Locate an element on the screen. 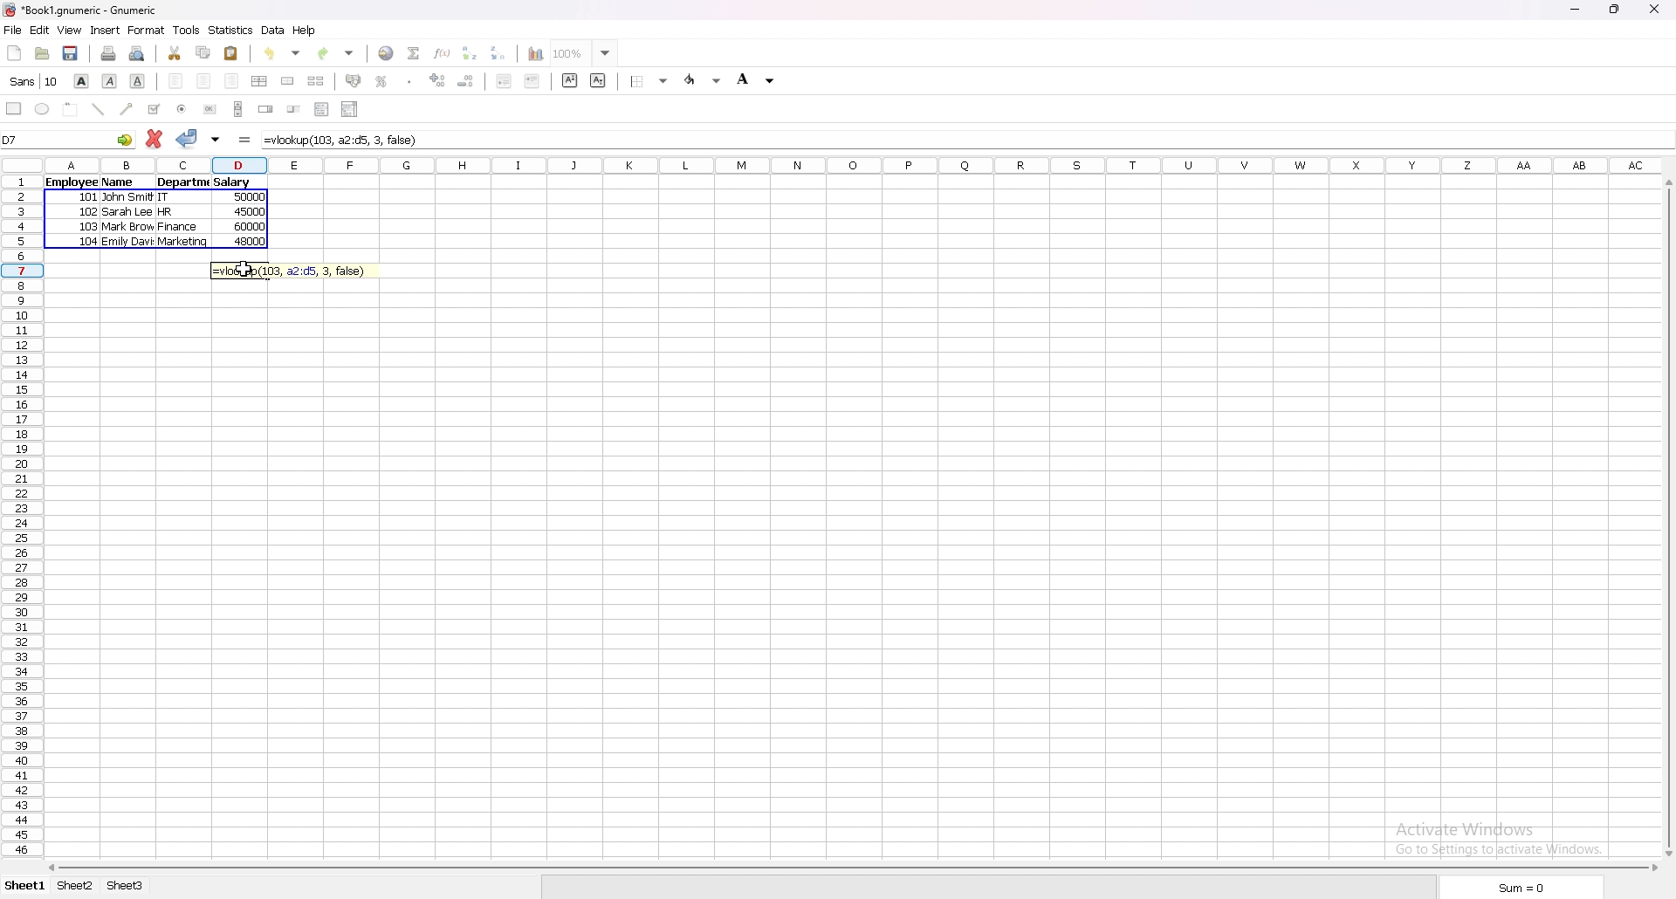 The width and height of the screenshot is (1676, 899). thousands separator is located at coordinates (409, 80).